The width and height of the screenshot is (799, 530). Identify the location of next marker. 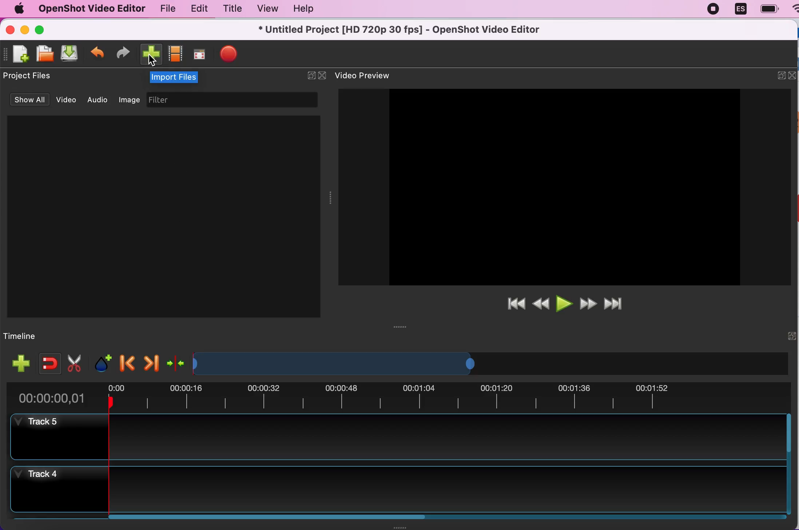
(151, 362).